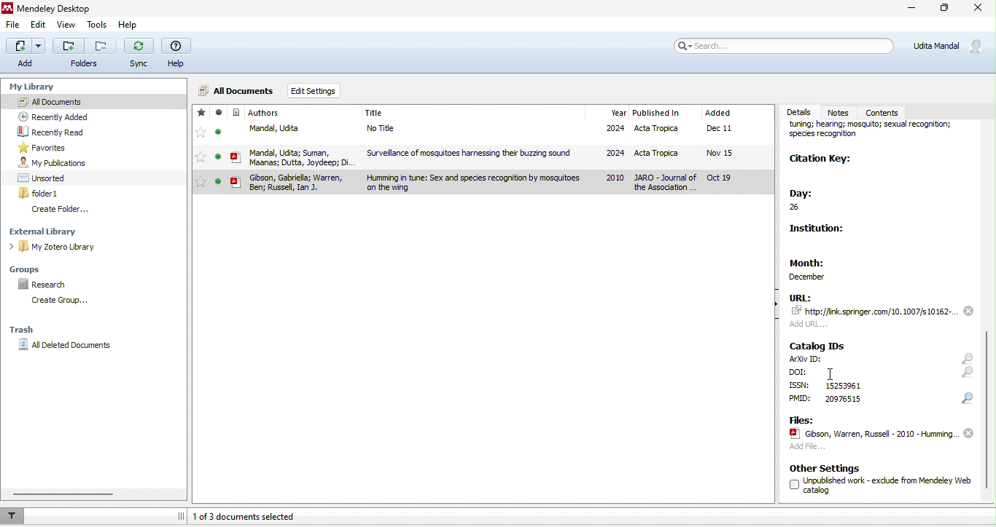  What do you see at coordinates (841, 112) in the screenshot?
I see `notes` at bounding box center [841, 112].